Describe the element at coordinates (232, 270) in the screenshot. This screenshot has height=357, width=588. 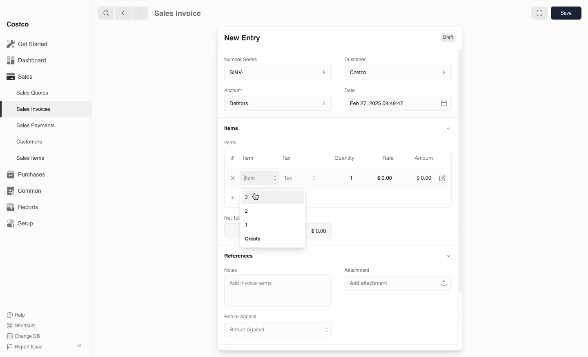
I see `Notes` at that location.